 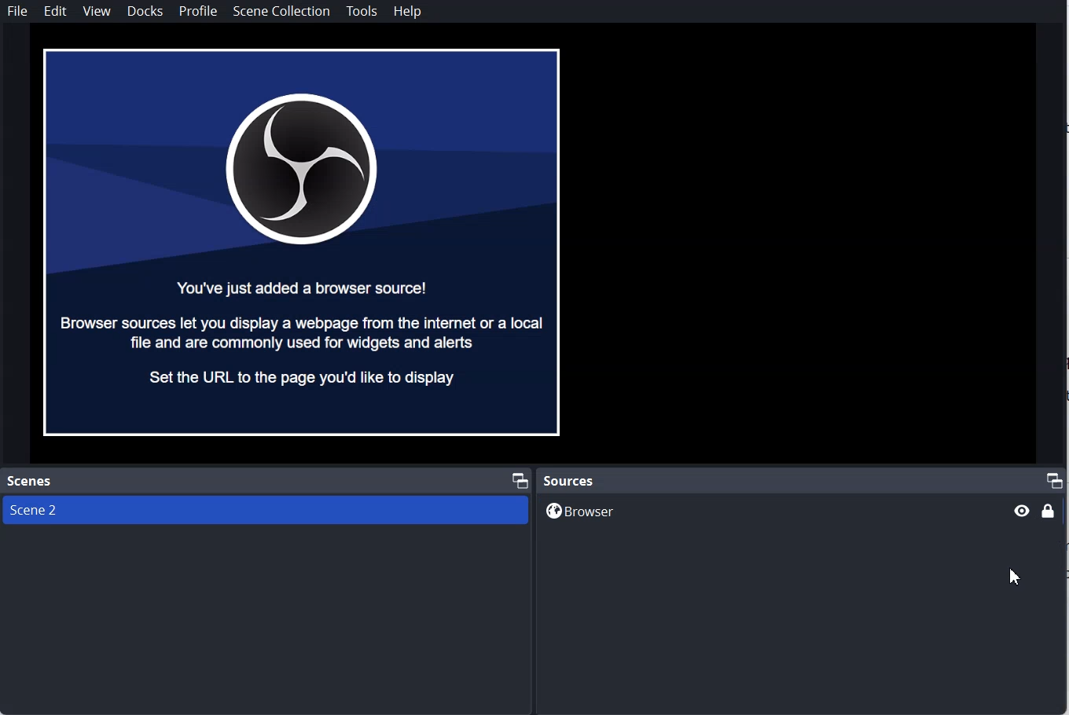 What do you see at coordinates (1055, 478) in the screenshot?
I see `Maximize` at bounding box center [1055, 478].